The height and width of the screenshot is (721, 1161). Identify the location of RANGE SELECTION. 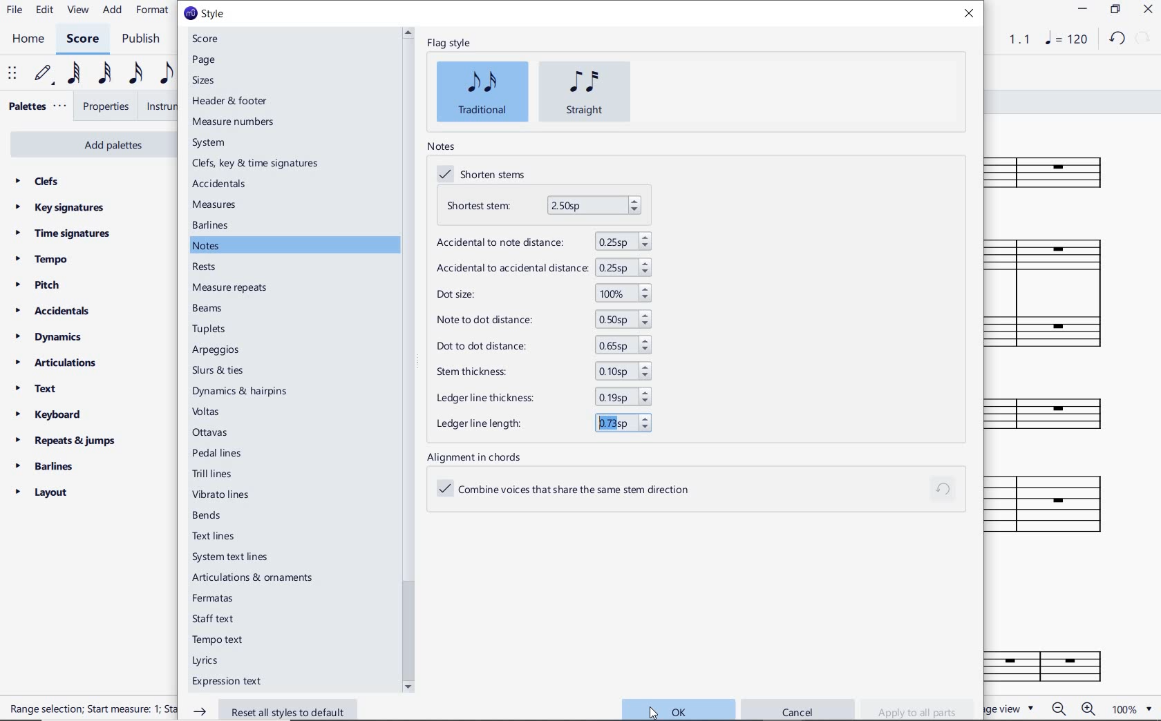
(88, 710).